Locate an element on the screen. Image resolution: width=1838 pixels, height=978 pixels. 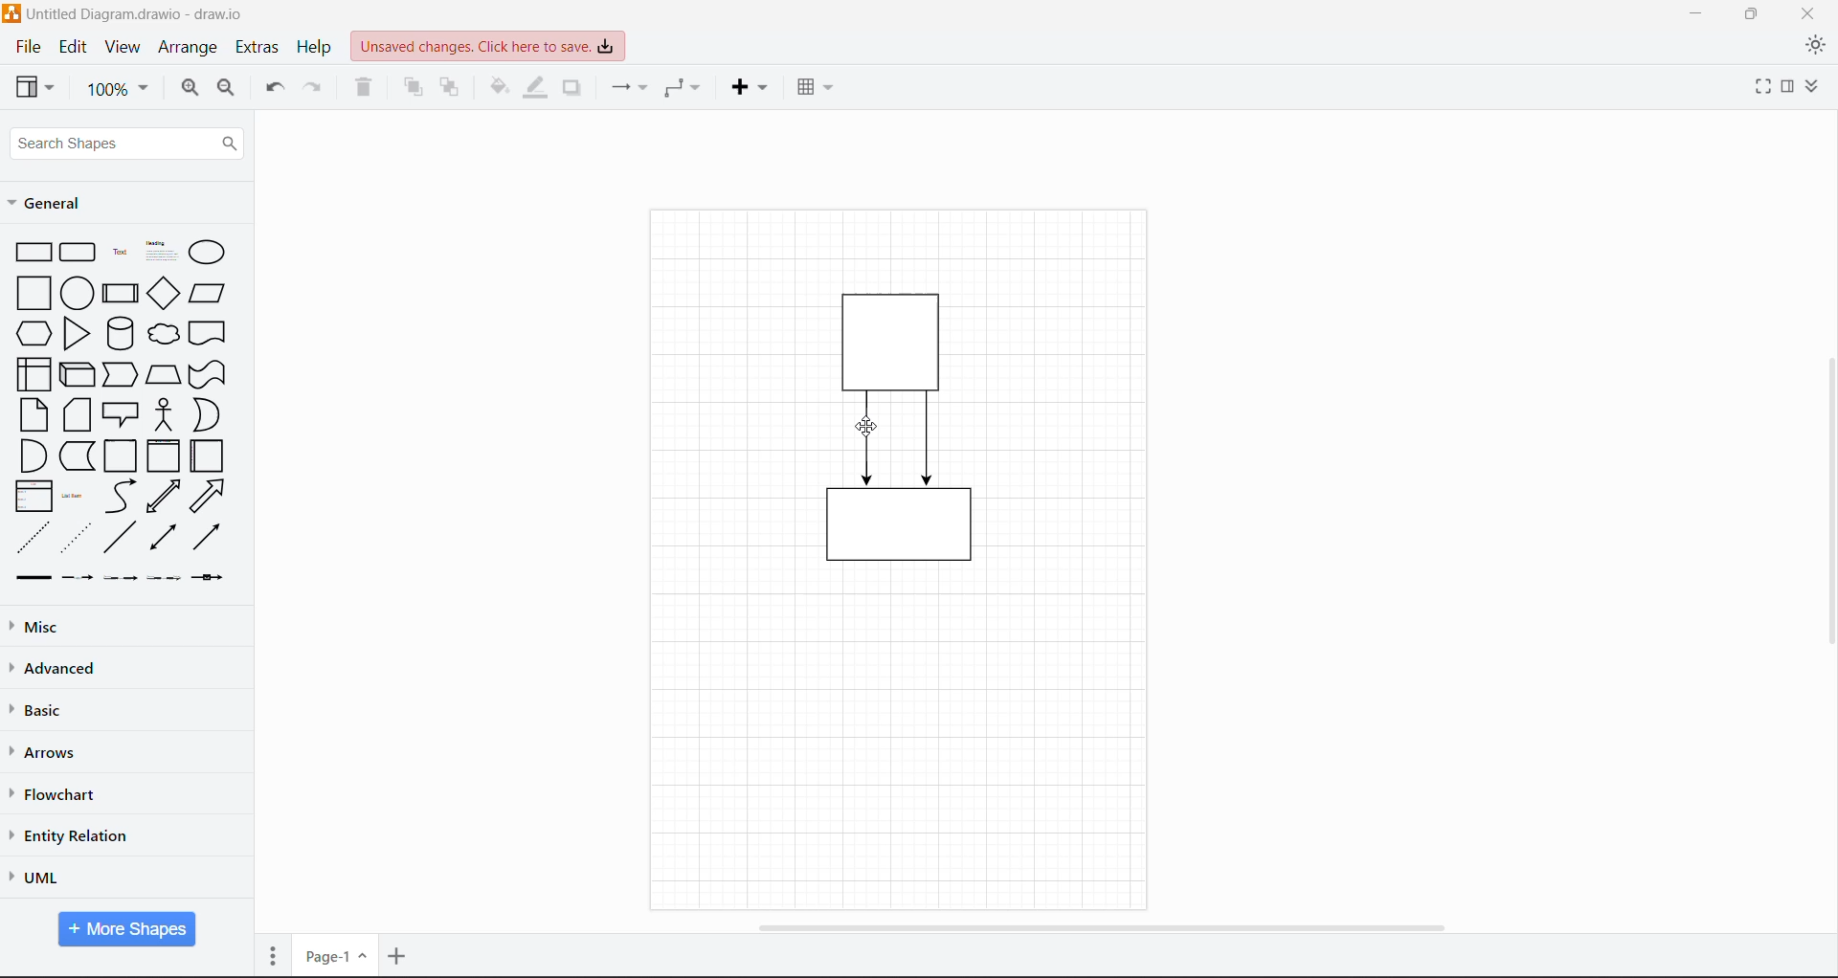
Triangle is located at coordinates (77, 333).